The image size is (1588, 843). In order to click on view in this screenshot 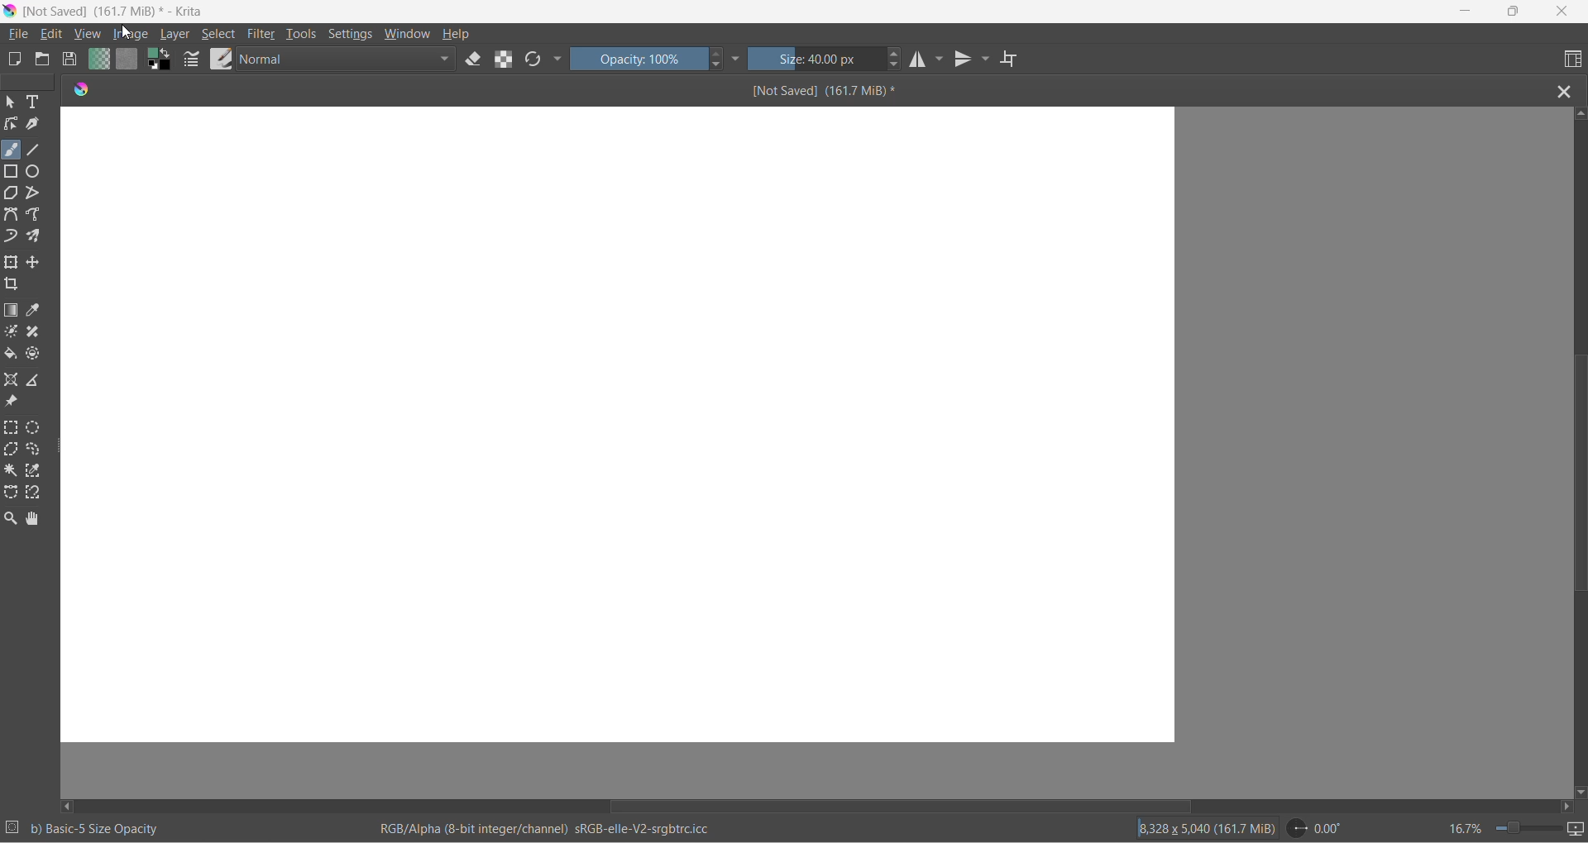, I will do `click(88, 36)`.